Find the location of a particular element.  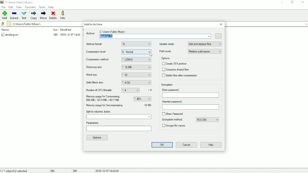

AES-256 is located at coordinates (208, 120).